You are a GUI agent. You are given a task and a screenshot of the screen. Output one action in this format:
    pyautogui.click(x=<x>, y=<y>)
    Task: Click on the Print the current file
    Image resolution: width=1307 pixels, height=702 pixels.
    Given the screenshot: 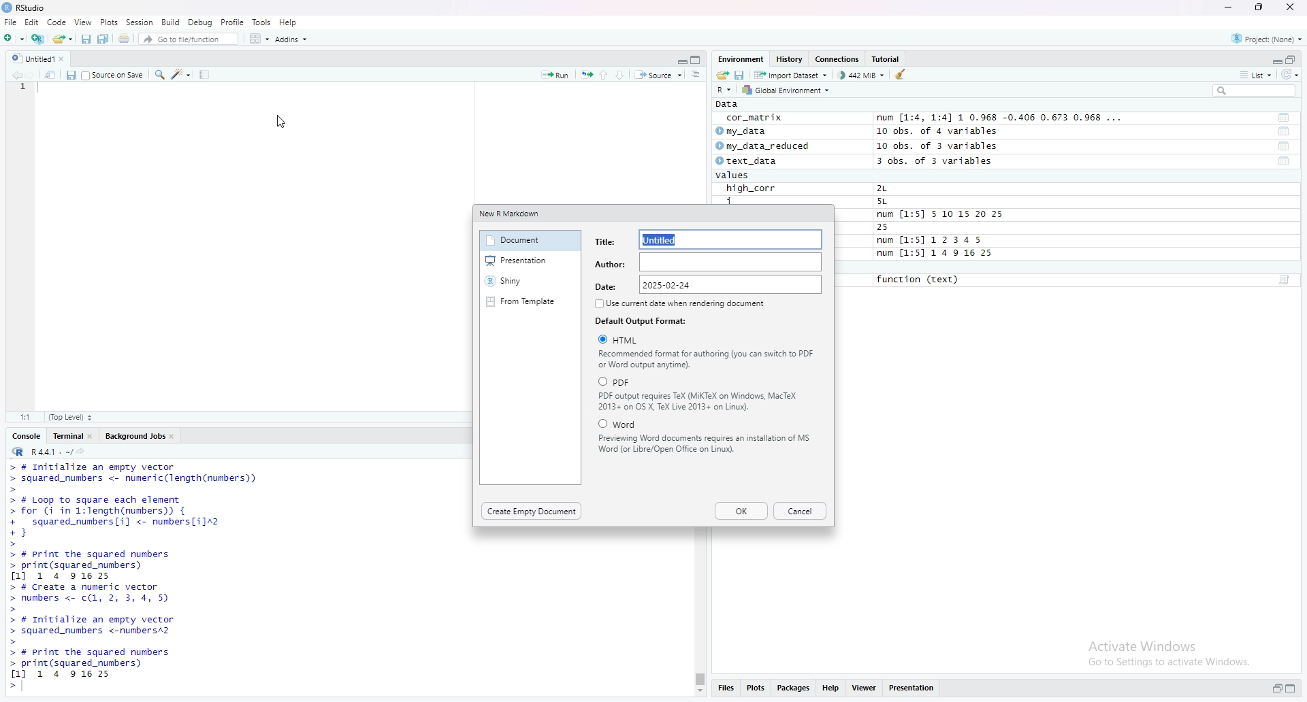 What is the action you would take?
    pyautogui.click(x=124, y=37)
    